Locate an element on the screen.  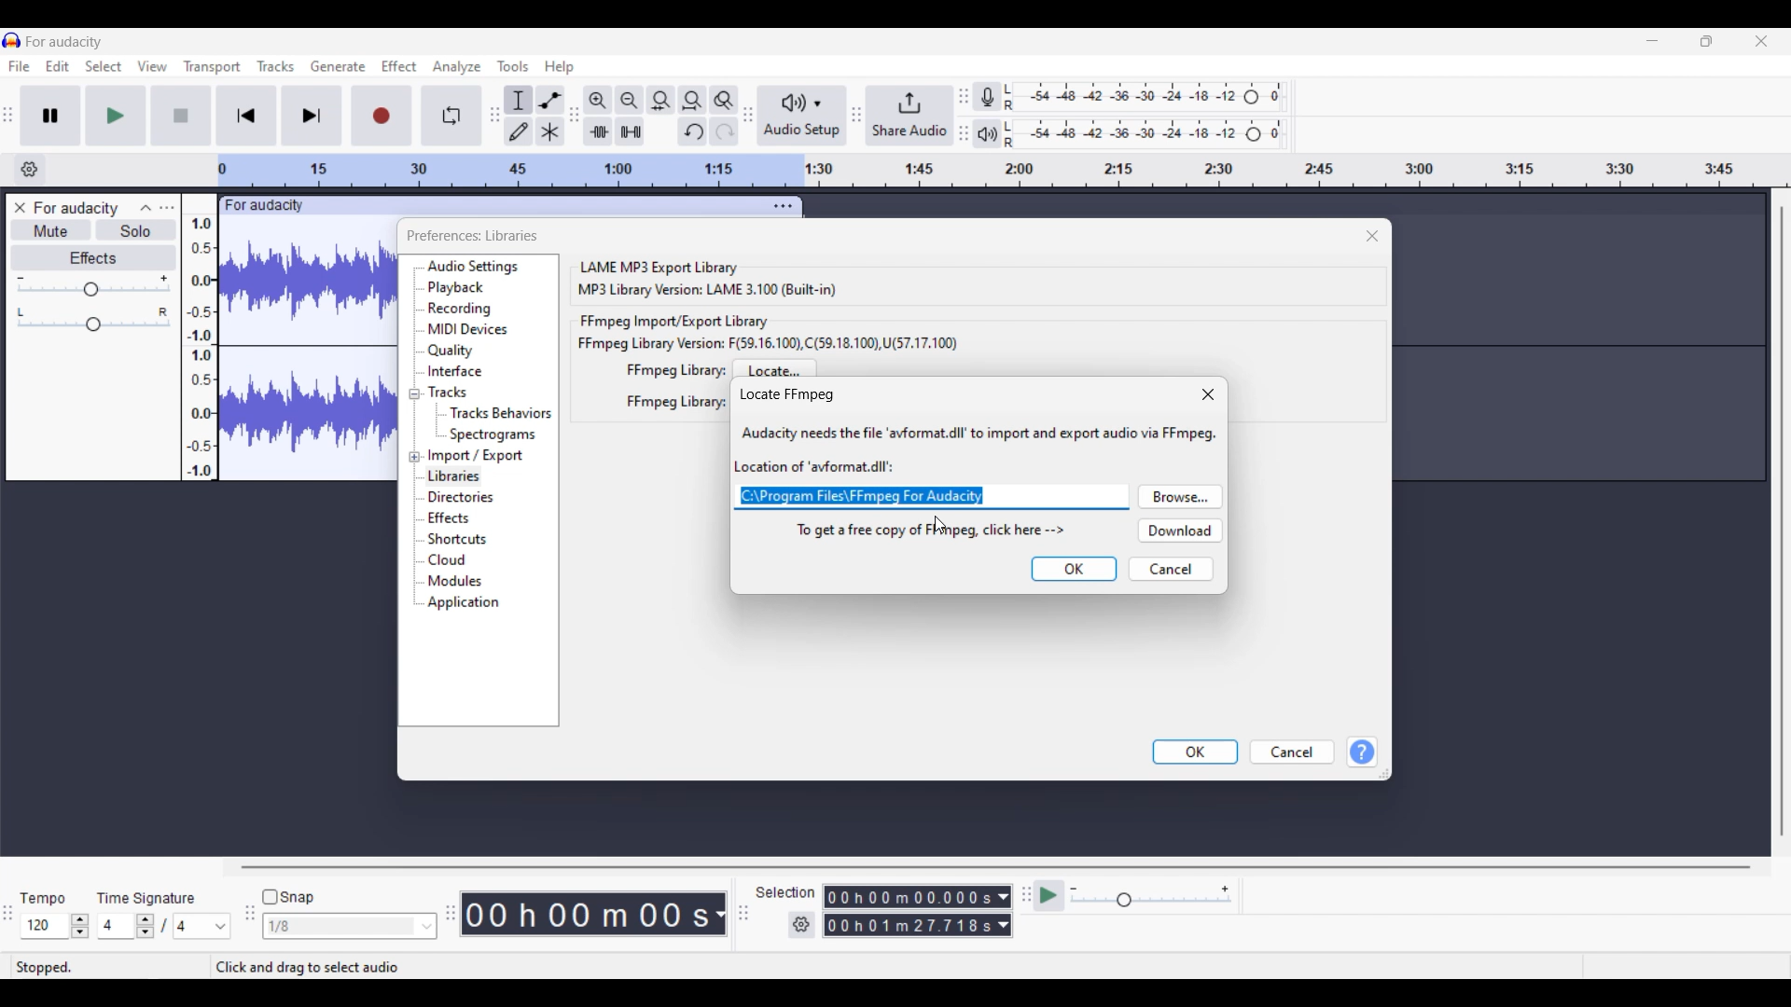
Playback is located at coordinates (464, 288).